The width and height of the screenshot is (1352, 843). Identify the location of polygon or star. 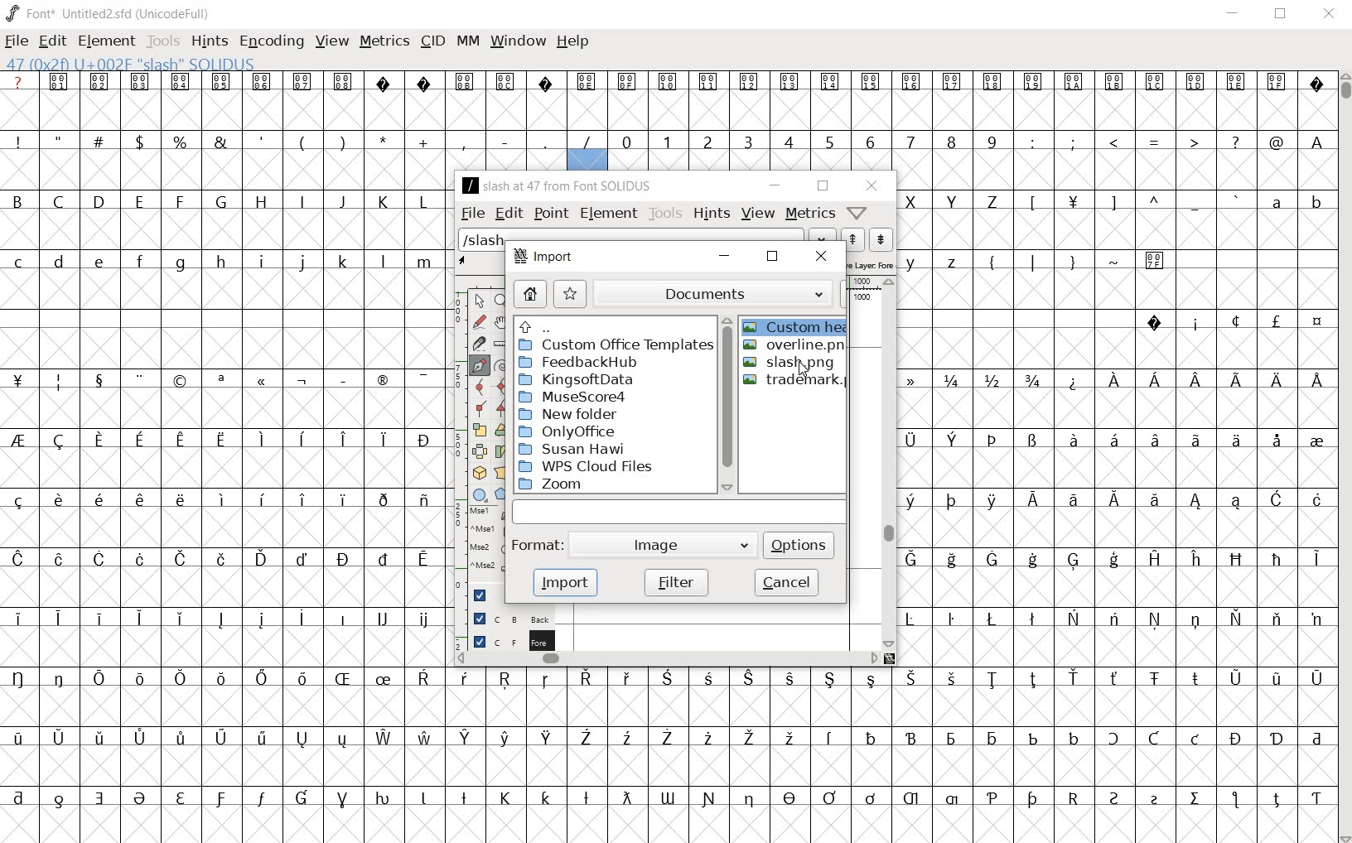
(503, 493).